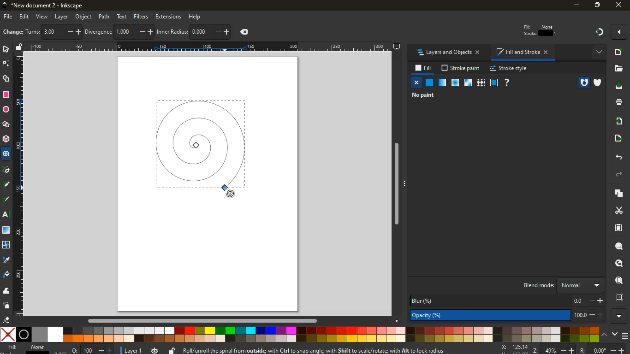 This screenshot has height=354, width=630. What do you see at coordinates (615, 211) in the screenshot?
I see `cut` at bounding box center [615, 211].